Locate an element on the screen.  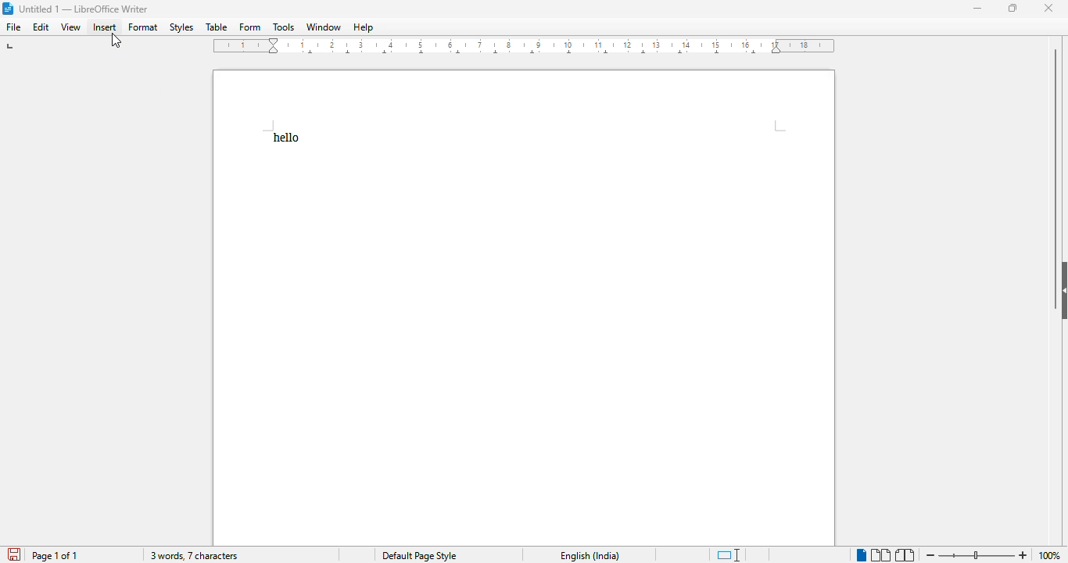
zoom in or zoom out bar is located at coordinates (976, 555).